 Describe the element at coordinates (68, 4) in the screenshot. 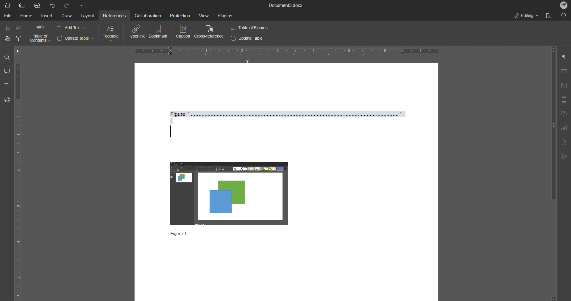

I see `Redo` at that location.